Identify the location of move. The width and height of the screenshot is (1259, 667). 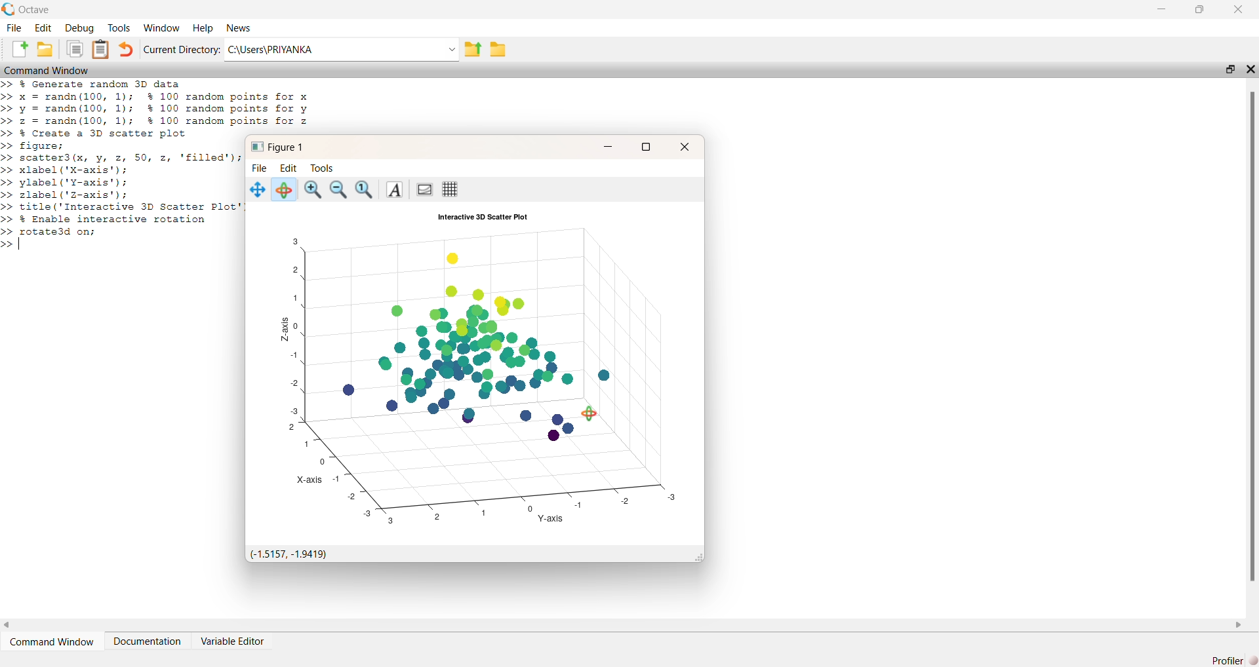
(258, 190).